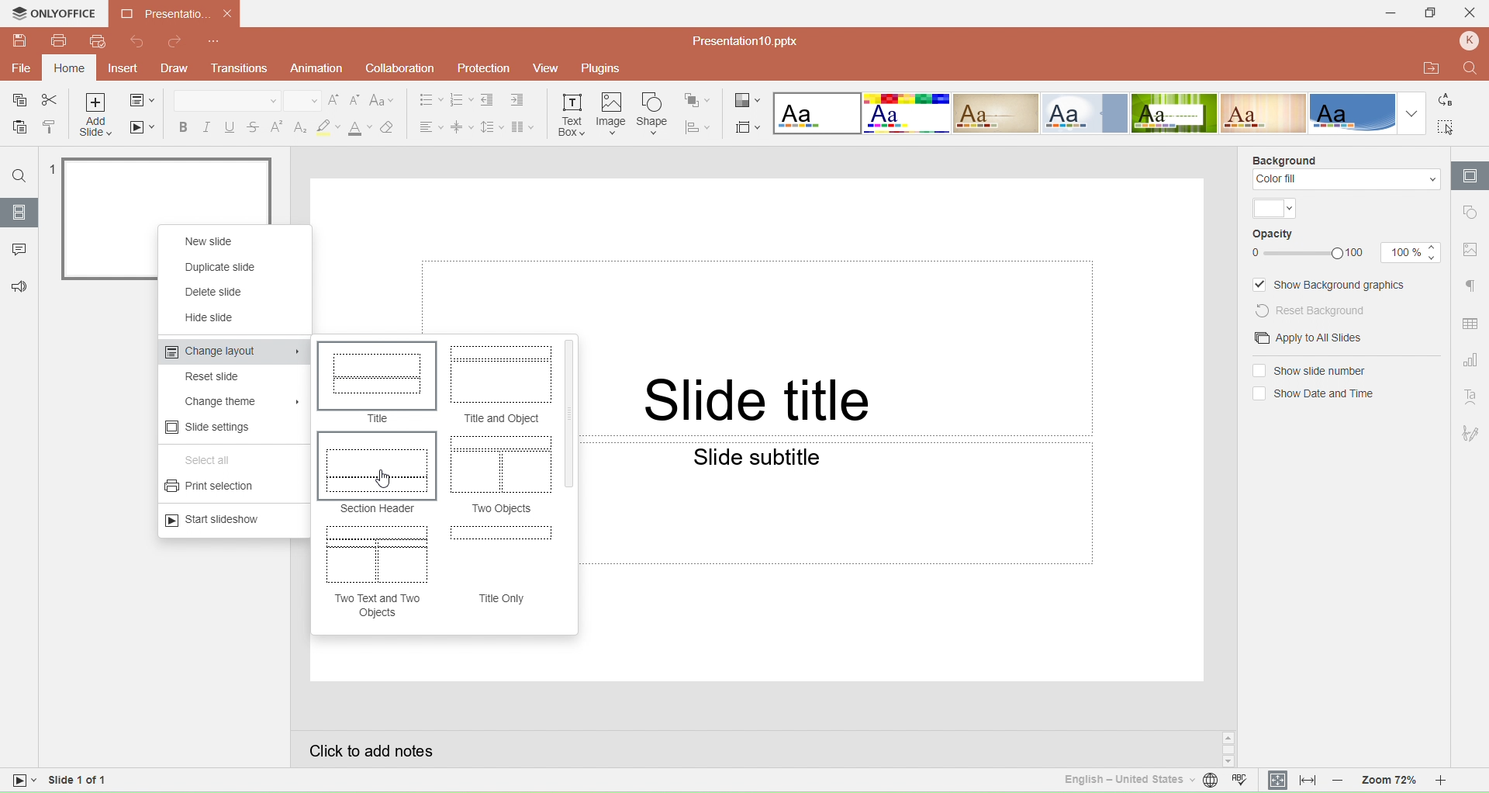 The height and width of the screenshot is (793, 1489). I want to click on Bold, so click(181, 126).